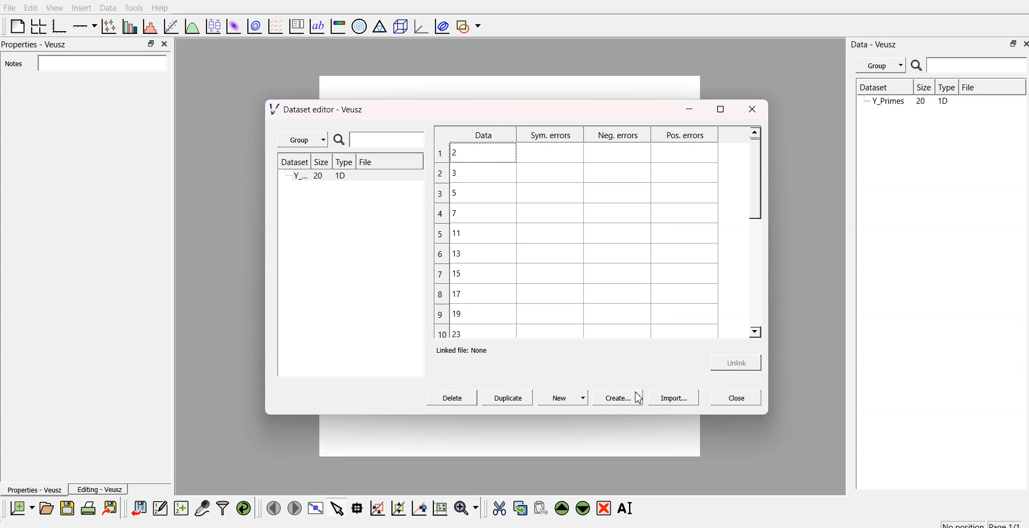  What do you see at coordinates (101, 490) in the screenshot?
I see `Editing - Veusz` at bounding box center [101, 490].